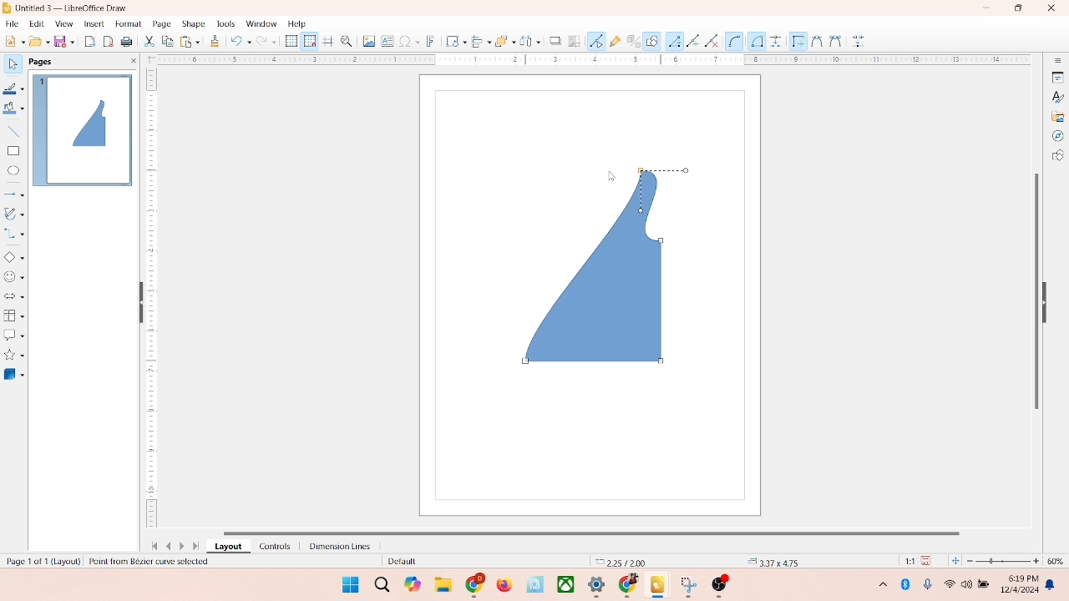 This screenshot has width=1069, height=601. I want to click on Line tool, so click(674, 40).